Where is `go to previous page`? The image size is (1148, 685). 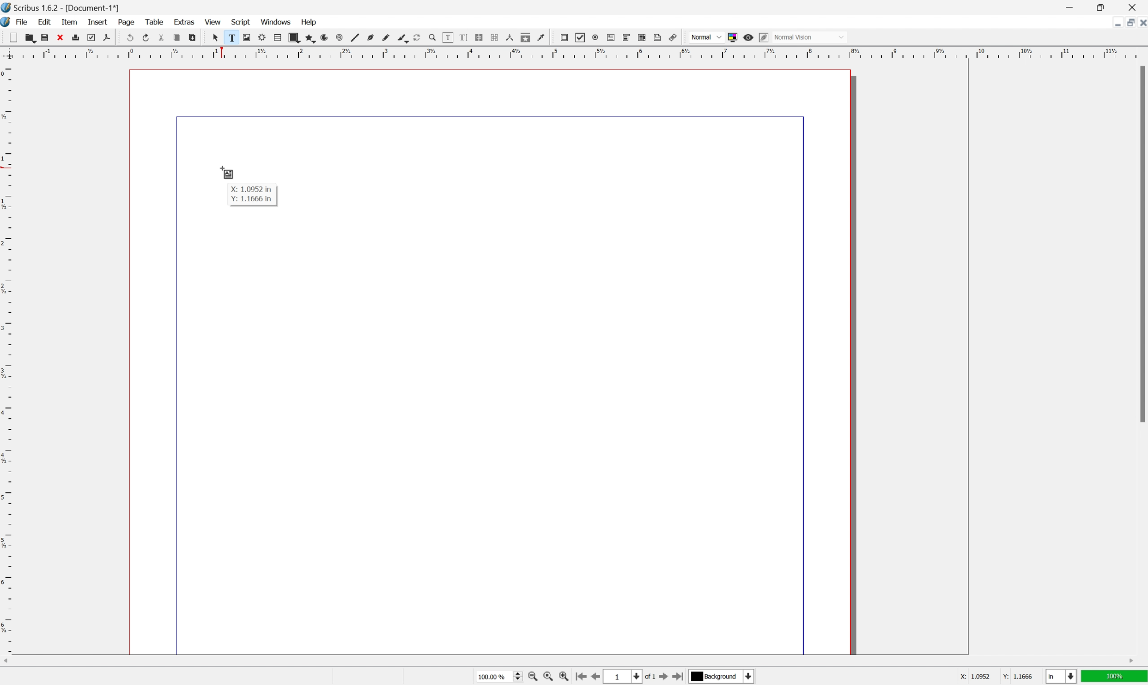 go to previous page is located at coordinates (594, 678).